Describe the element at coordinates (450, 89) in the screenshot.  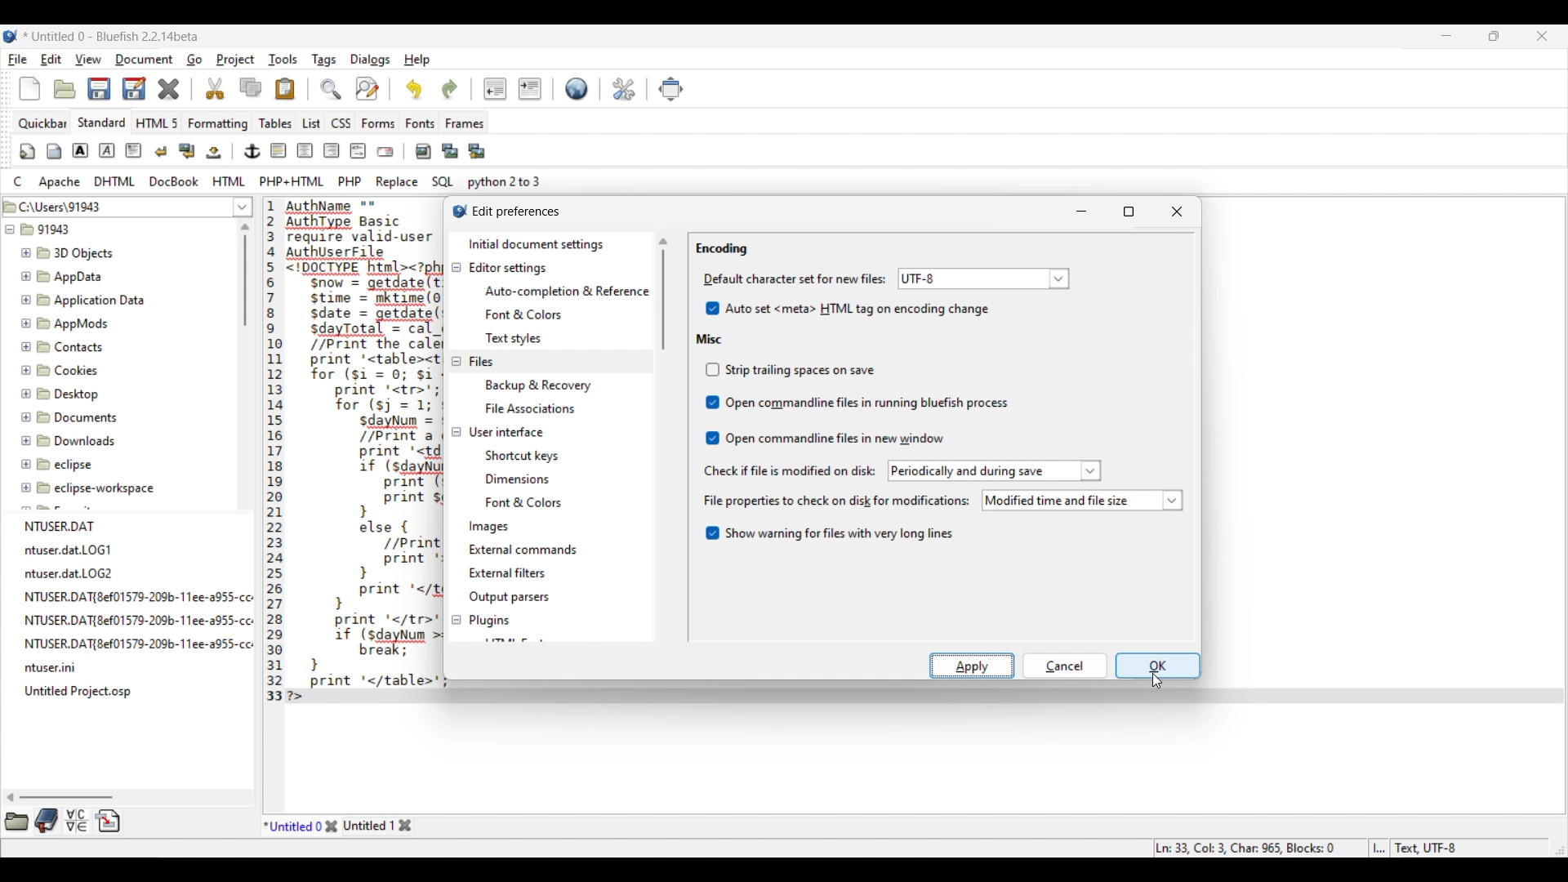
I see `Redo` at that location.